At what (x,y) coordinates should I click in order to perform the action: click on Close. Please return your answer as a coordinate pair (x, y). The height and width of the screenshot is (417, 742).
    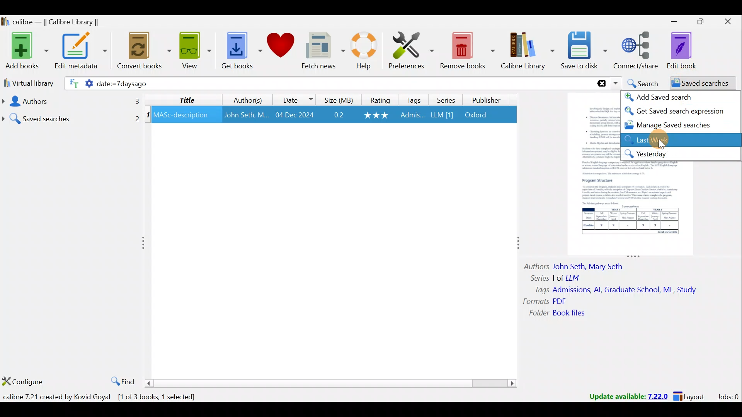
    Looking at the image, I should click on (727, 23).